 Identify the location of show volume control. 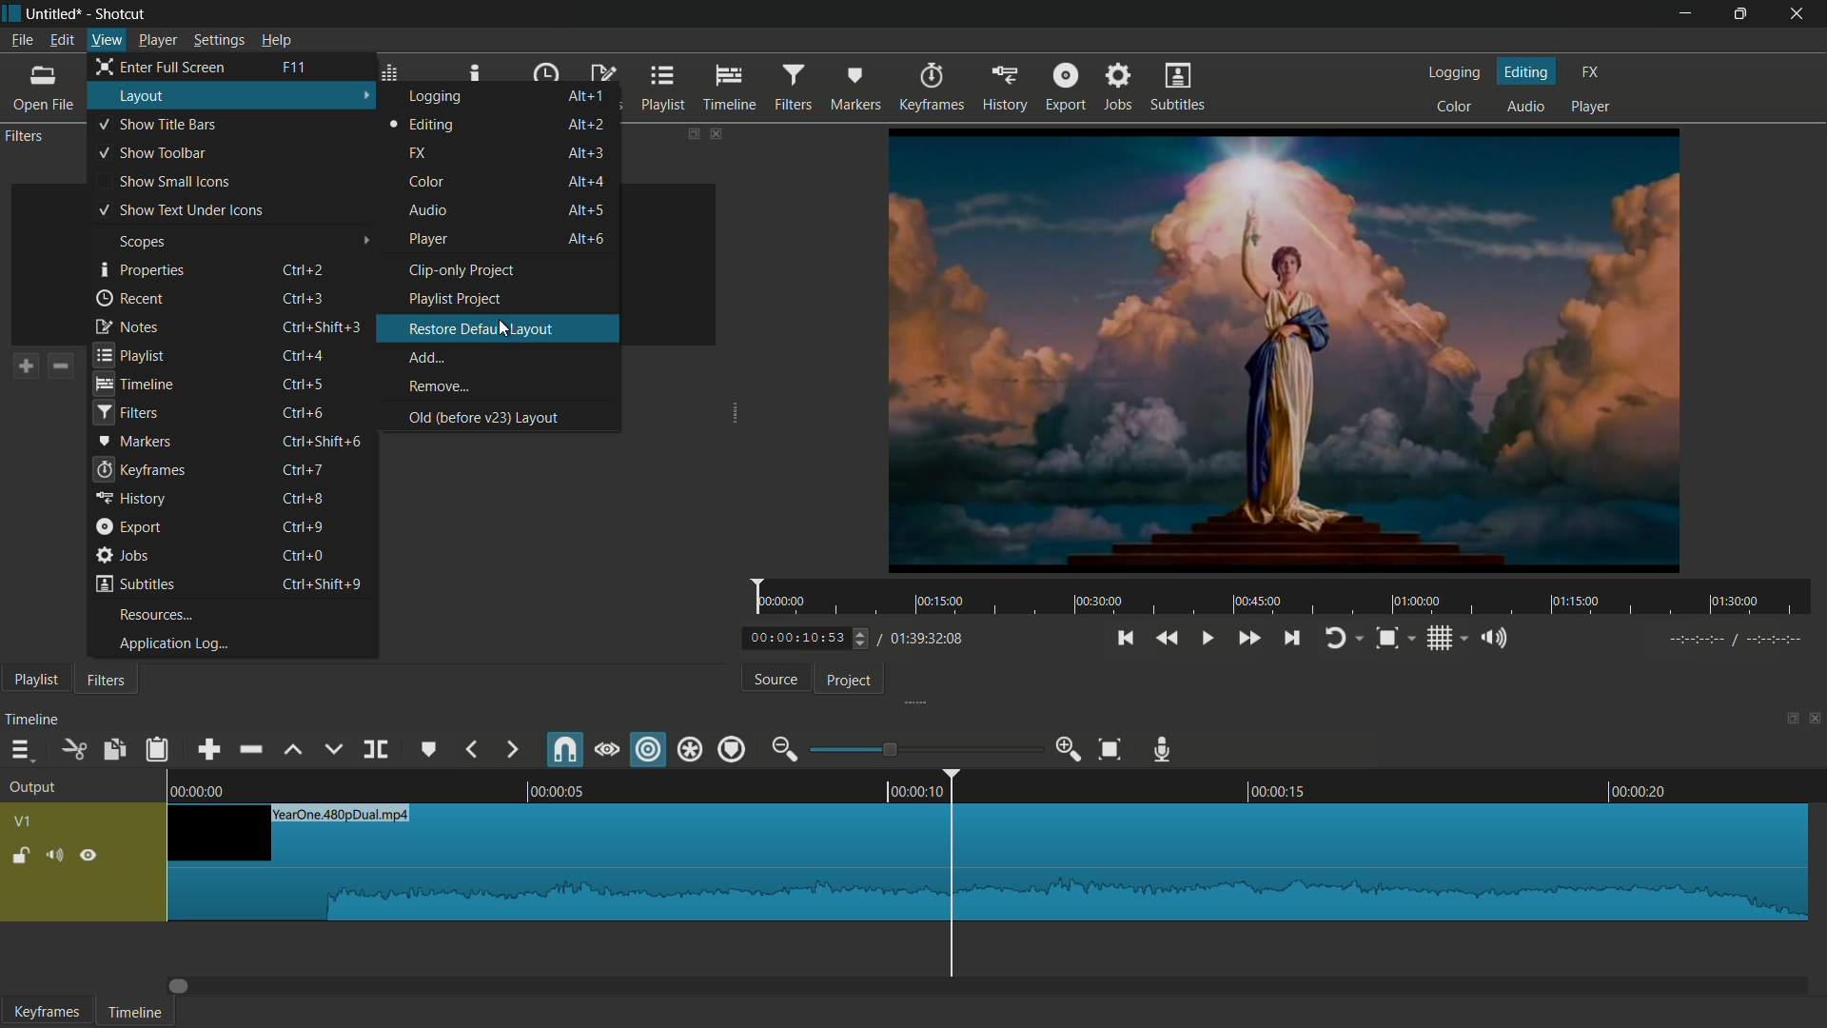
(1497, 641).